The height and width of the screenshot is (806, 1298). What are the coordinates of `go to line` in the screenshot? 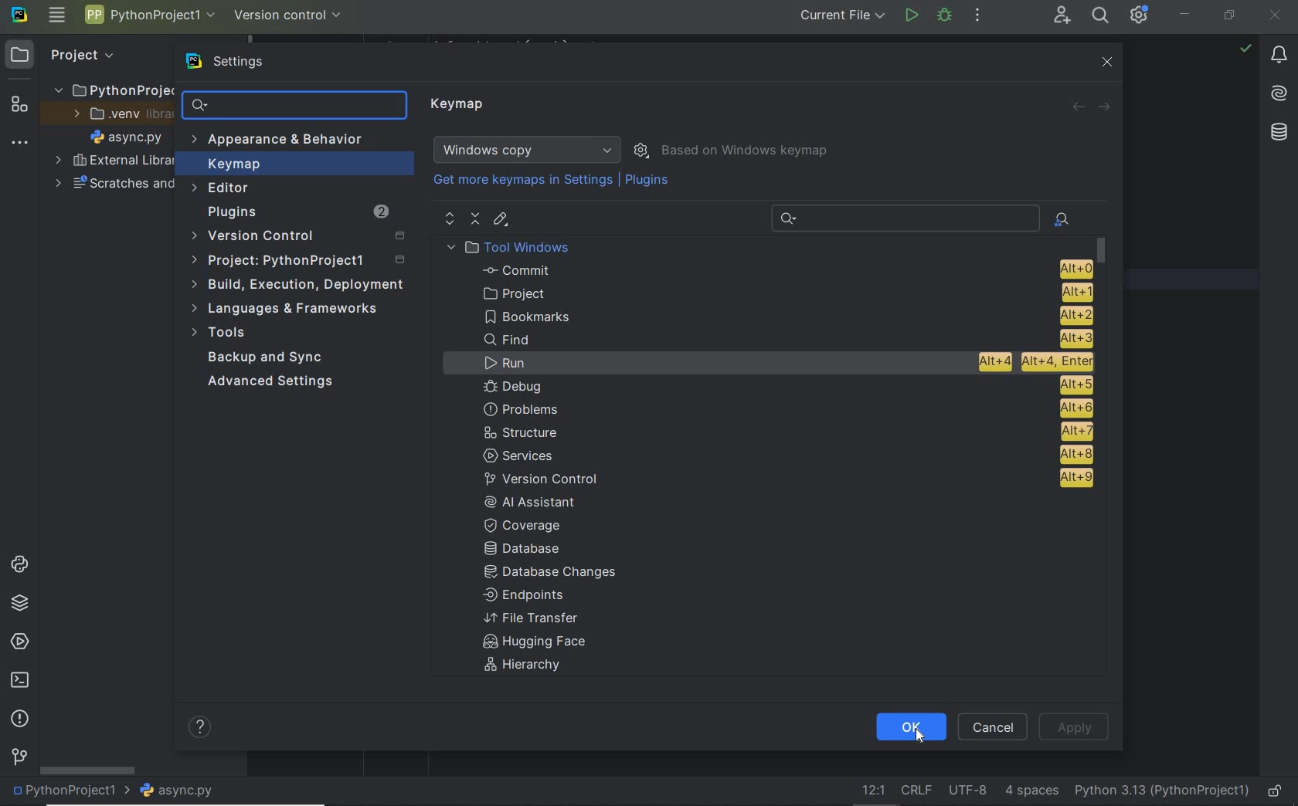 It's located at (871, 791).